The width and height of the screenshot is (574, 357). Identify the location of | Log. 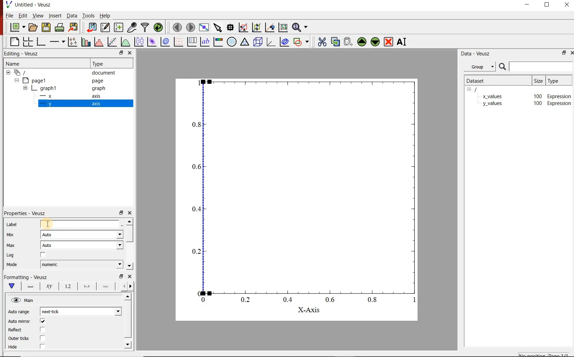
(11, 255).